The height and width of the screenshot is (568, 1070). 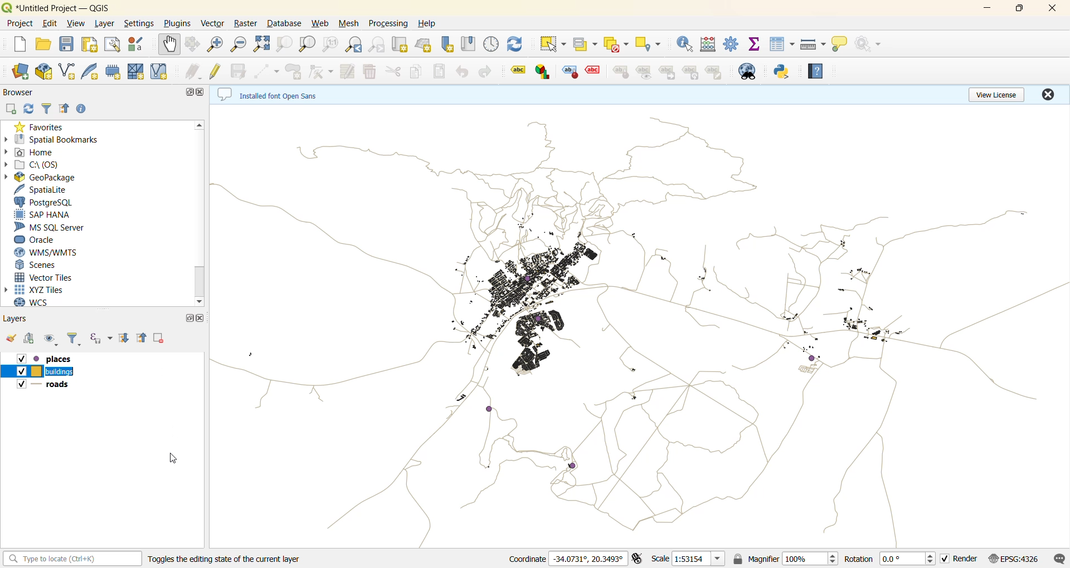 What do you see at coordinates (217, 71) in the screenshot?
I see `toggle edits` at bounding box center [217, 71].